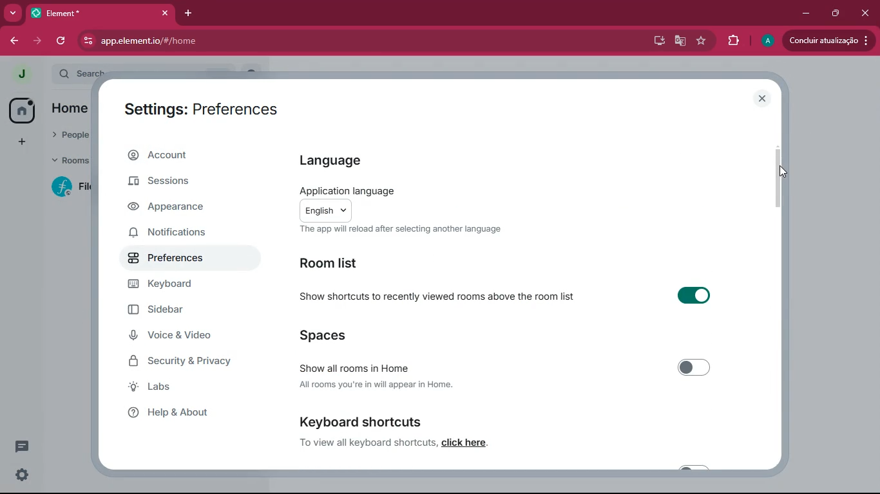 The height and width of the screenshot is (494, 880). I want to click on maximize, so click(836, 13).